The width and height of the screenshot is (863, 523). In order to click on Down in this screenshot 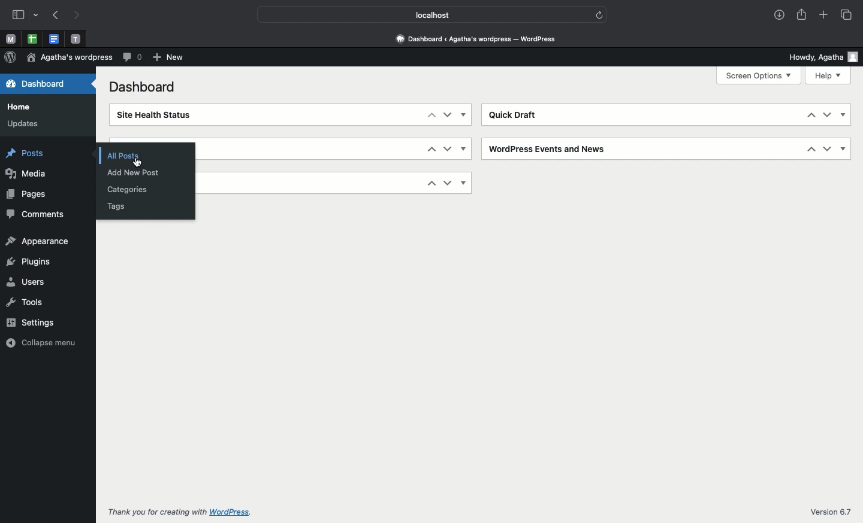, I will do `click(446, 183)`.